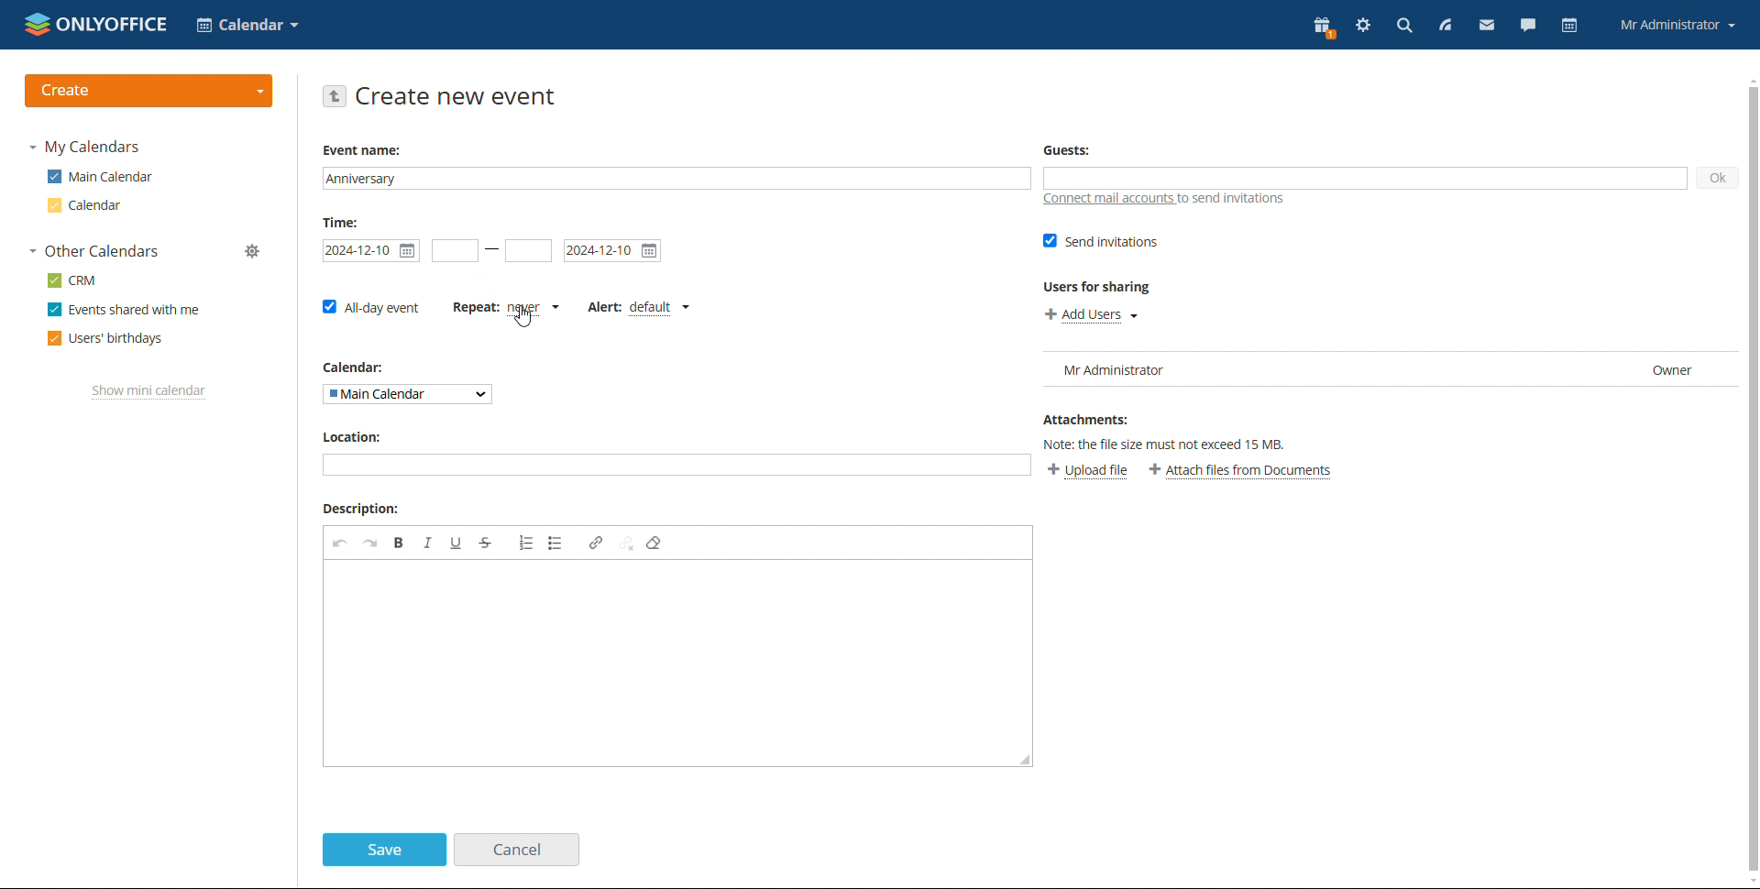  What do you see at coordinates (516, 849) in the screenshot?
I see `cancel` at bounding box center [516, 849].